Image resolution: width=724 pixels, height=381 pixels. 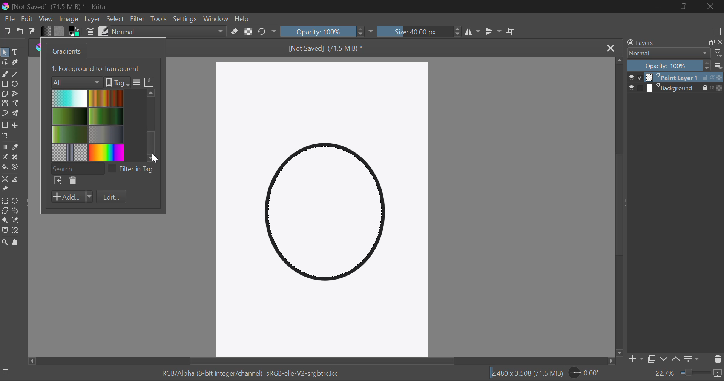 What do you see at coordinates (494, 32) in the screenshot?
I see `Horizontal Mirror Flip` at bounding box center [494, 32].